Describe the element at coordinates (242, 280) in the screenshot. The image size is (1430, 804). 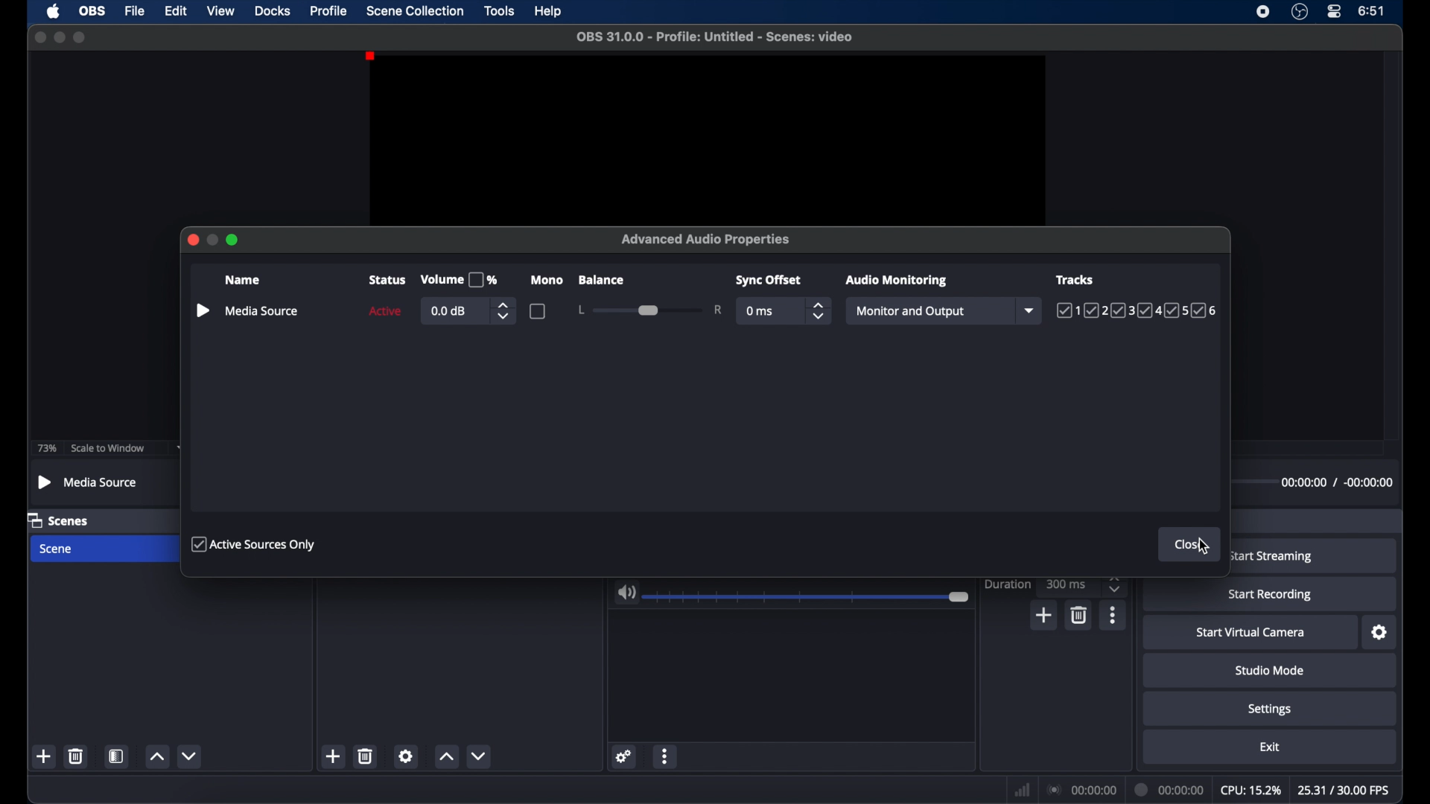
I see `name` at that location.